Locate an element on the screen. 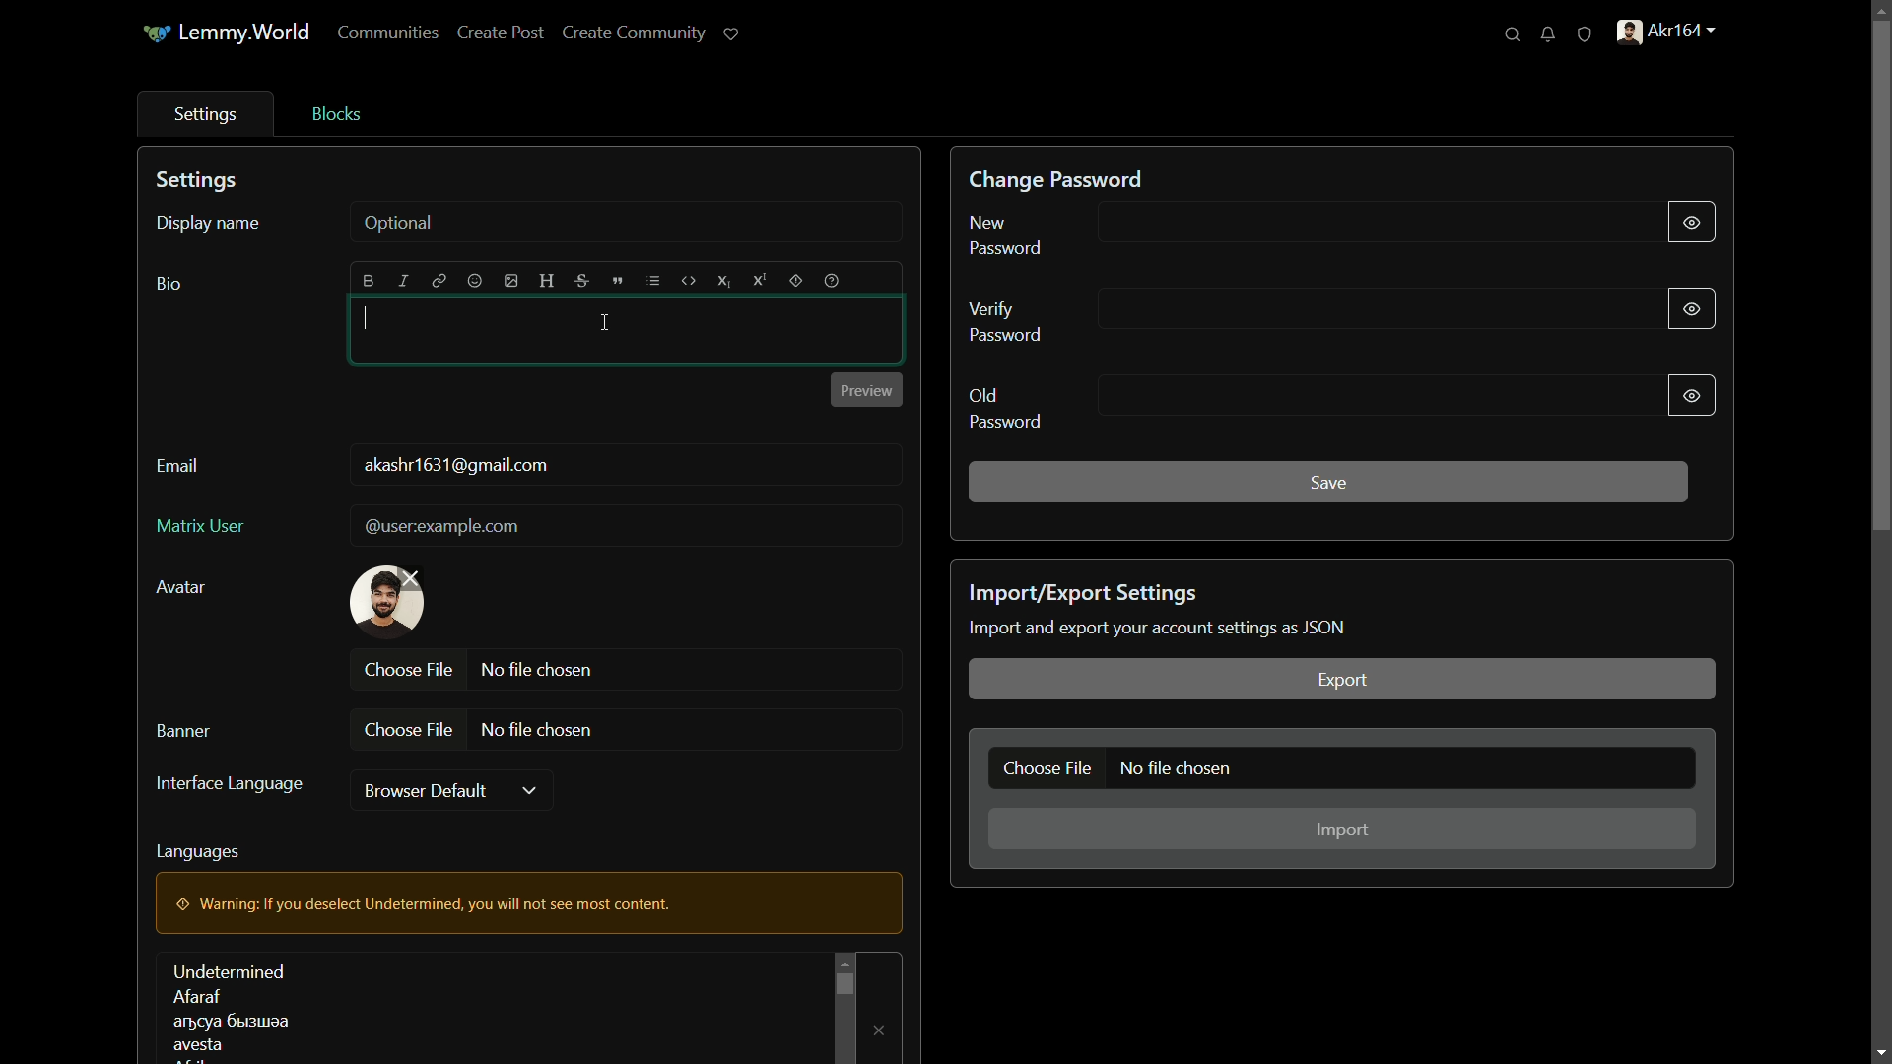  settings is located at coordinates (200, 181).